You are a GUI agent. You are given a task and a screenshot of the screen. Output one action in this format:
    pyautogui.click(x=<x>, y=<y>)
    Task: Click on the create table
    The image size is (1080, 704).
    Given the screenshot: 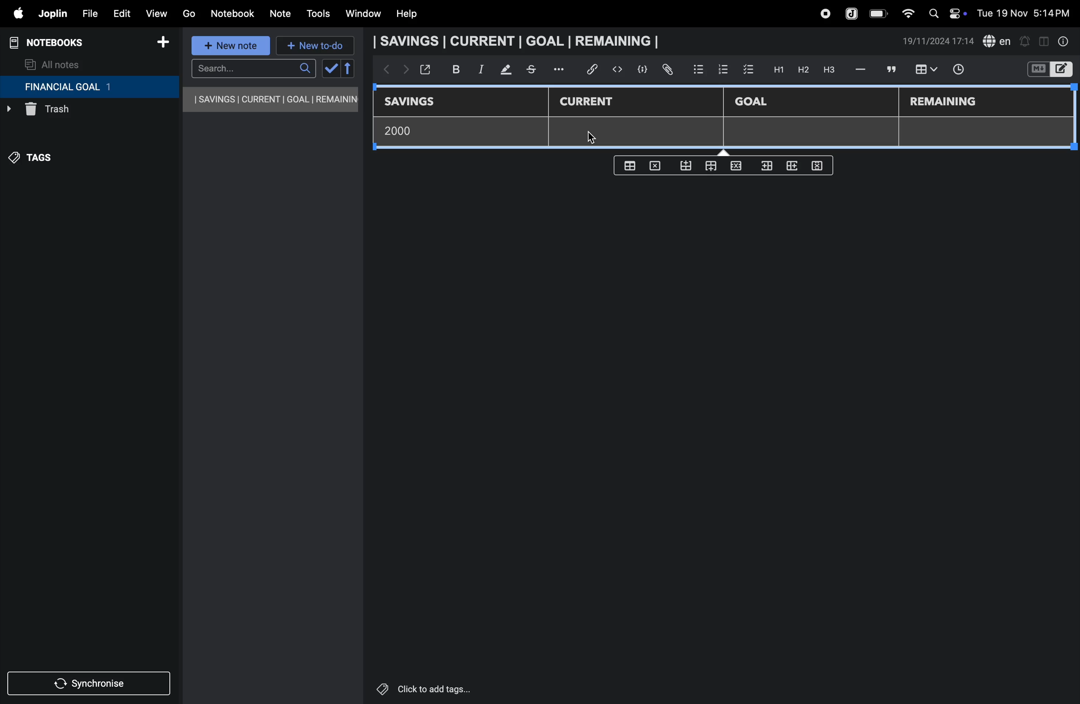 What is the action you would take?
    pyautogui.click(x=629, y=166)
    